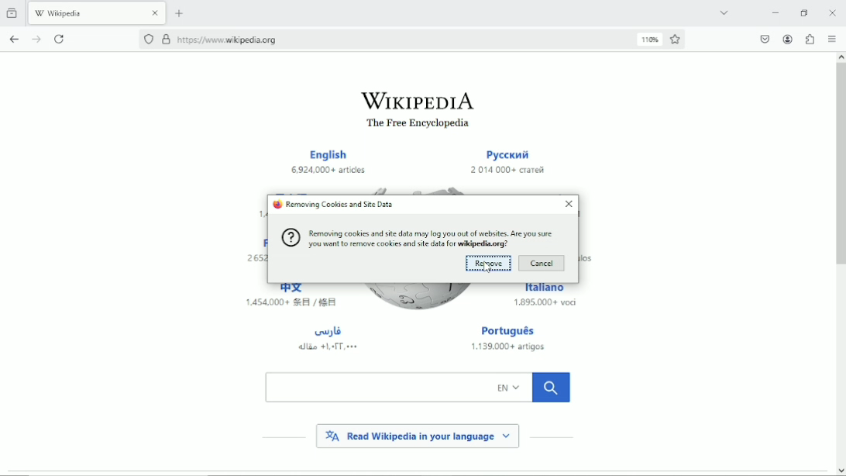 This screenshot has height=476, width=846. I want to click on cursor, so click(487, 267).